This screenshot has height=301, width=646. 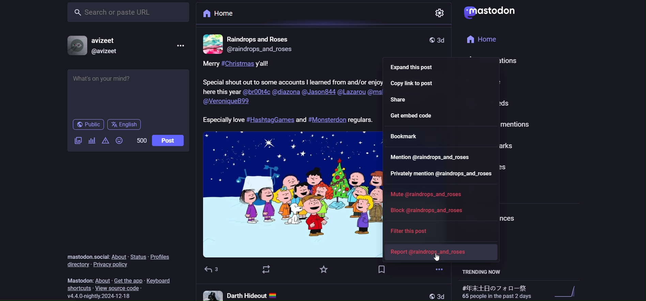 What do you see at coordinates (102, 280) in the screenshot?
I see `about` at bounding box center [102, 280].